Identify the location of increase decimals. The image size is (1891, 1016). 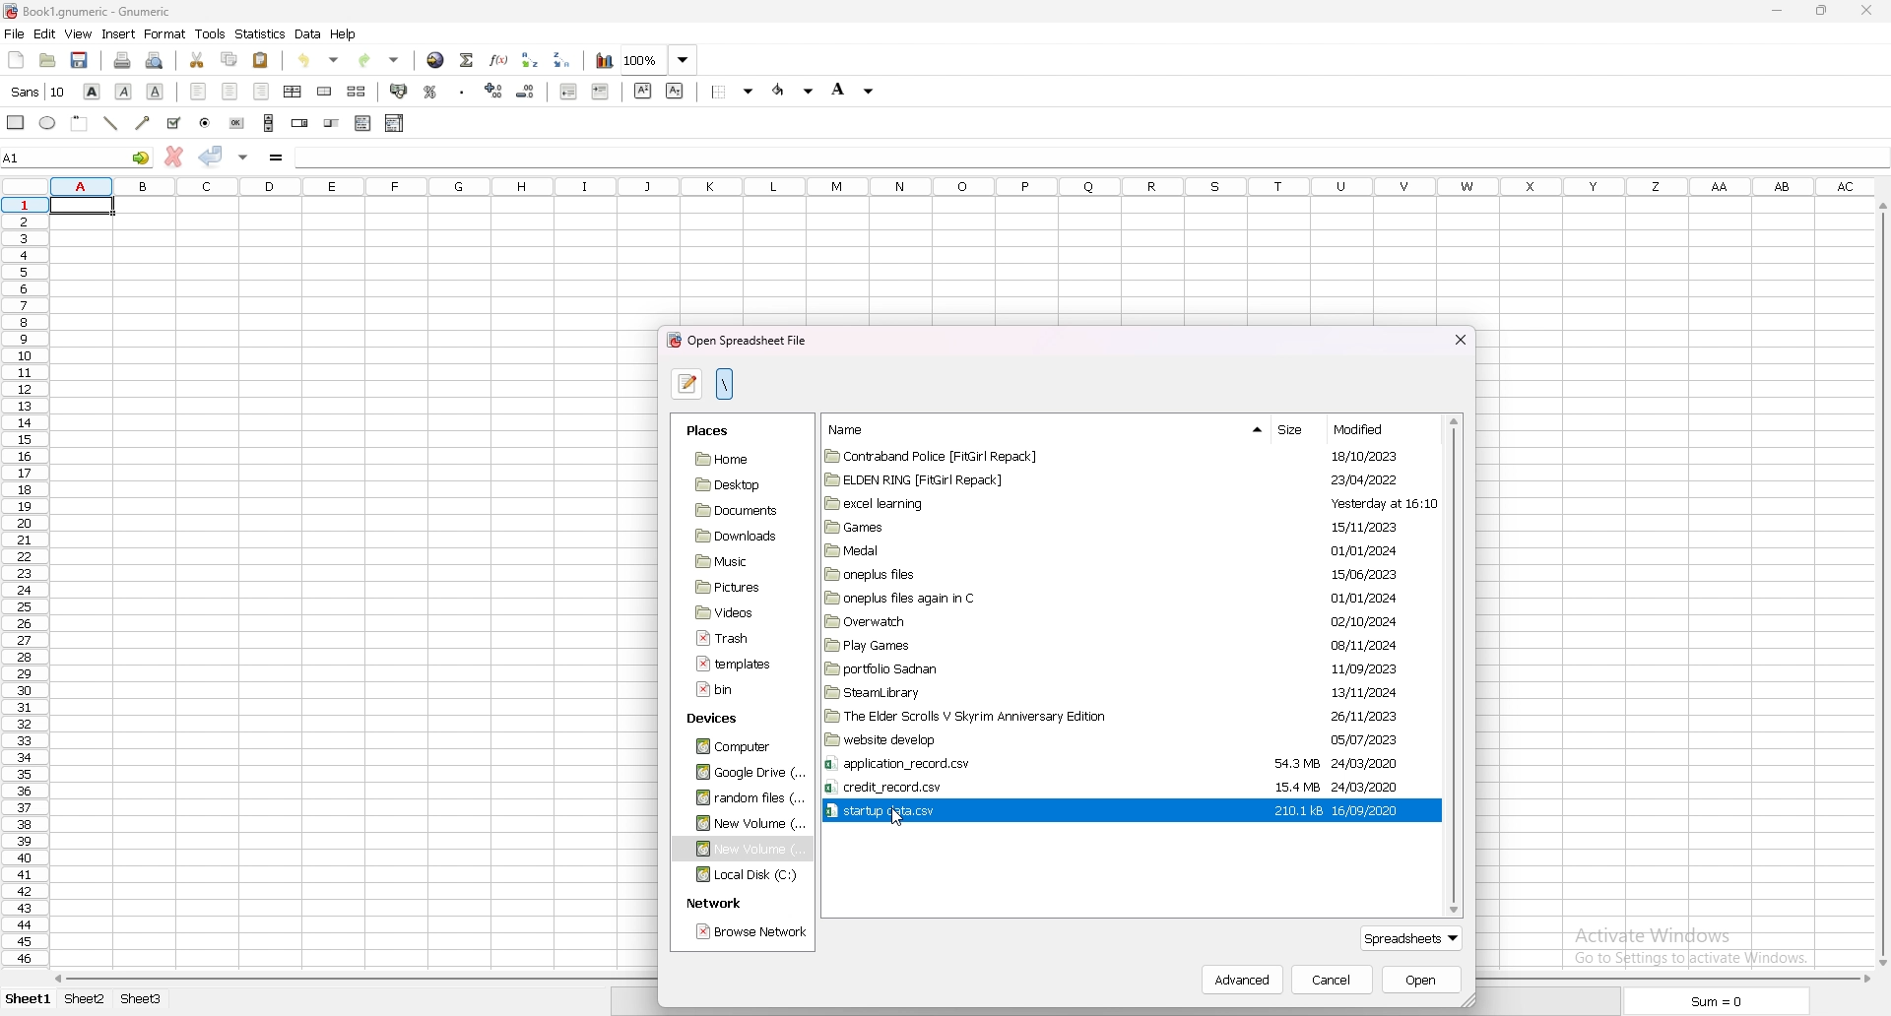
(494, 91).